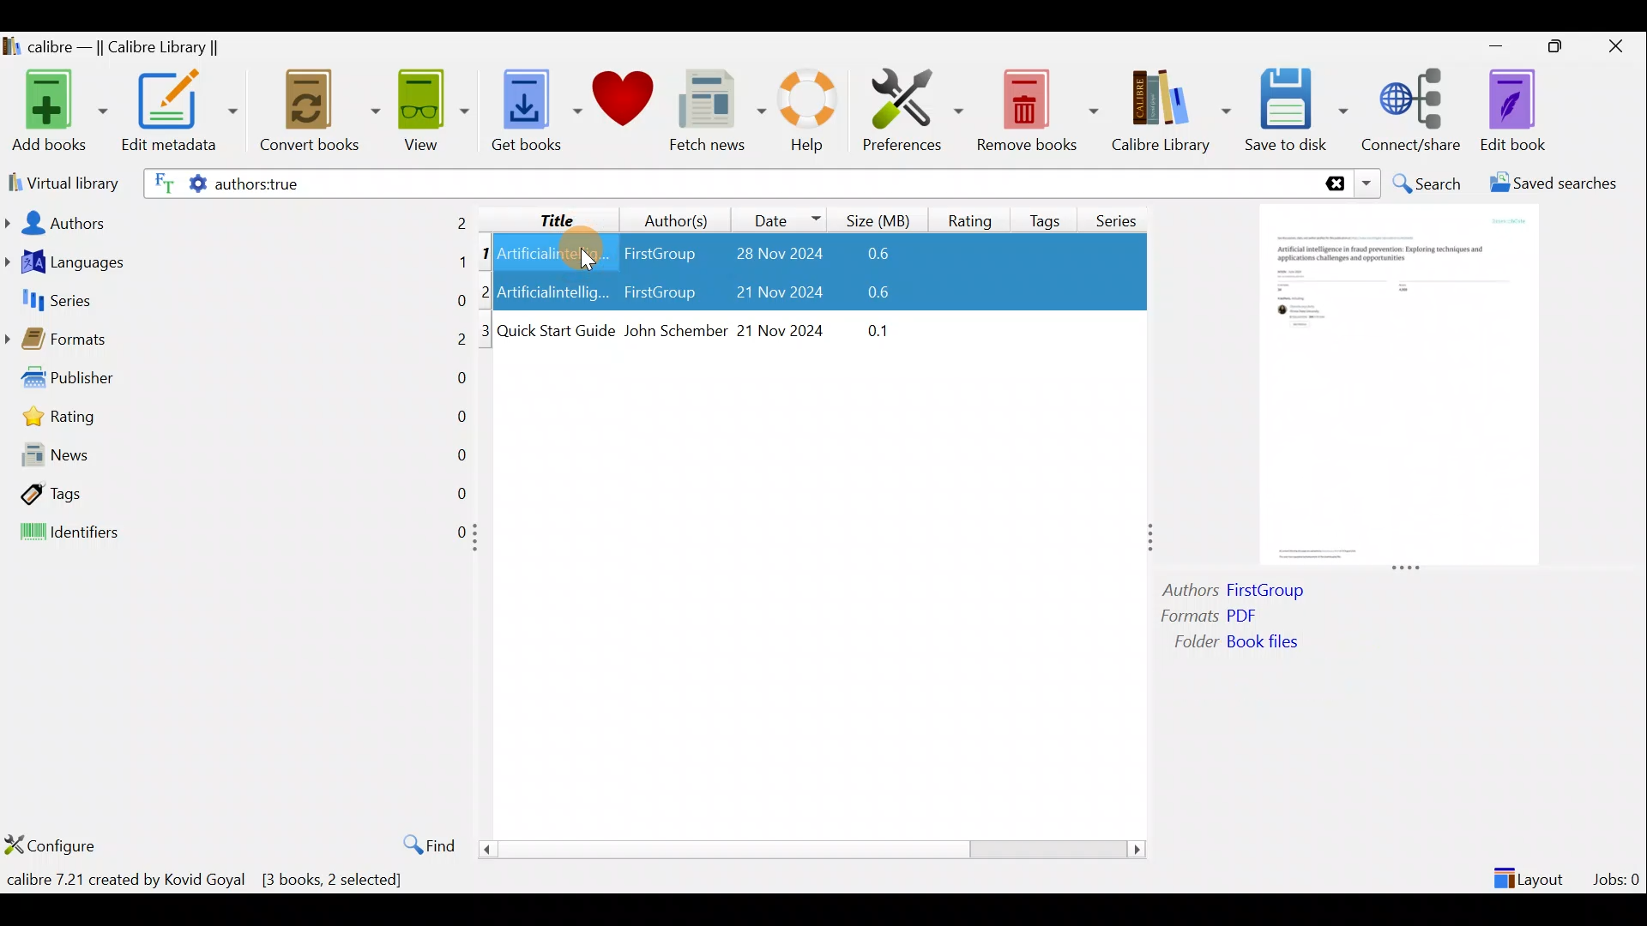  Describe the element at coordinates (668, 216) in the screenshot. I see `Author(s)` at that location.